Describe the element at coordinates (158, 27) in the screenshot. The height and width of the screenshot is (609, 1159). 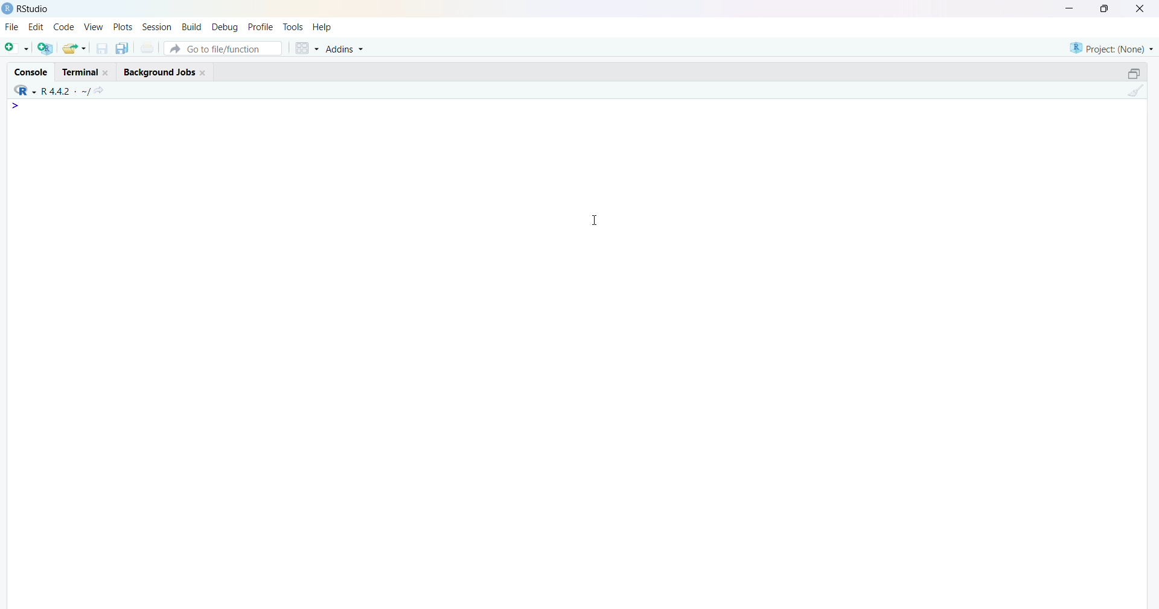
I see `session` at that location.